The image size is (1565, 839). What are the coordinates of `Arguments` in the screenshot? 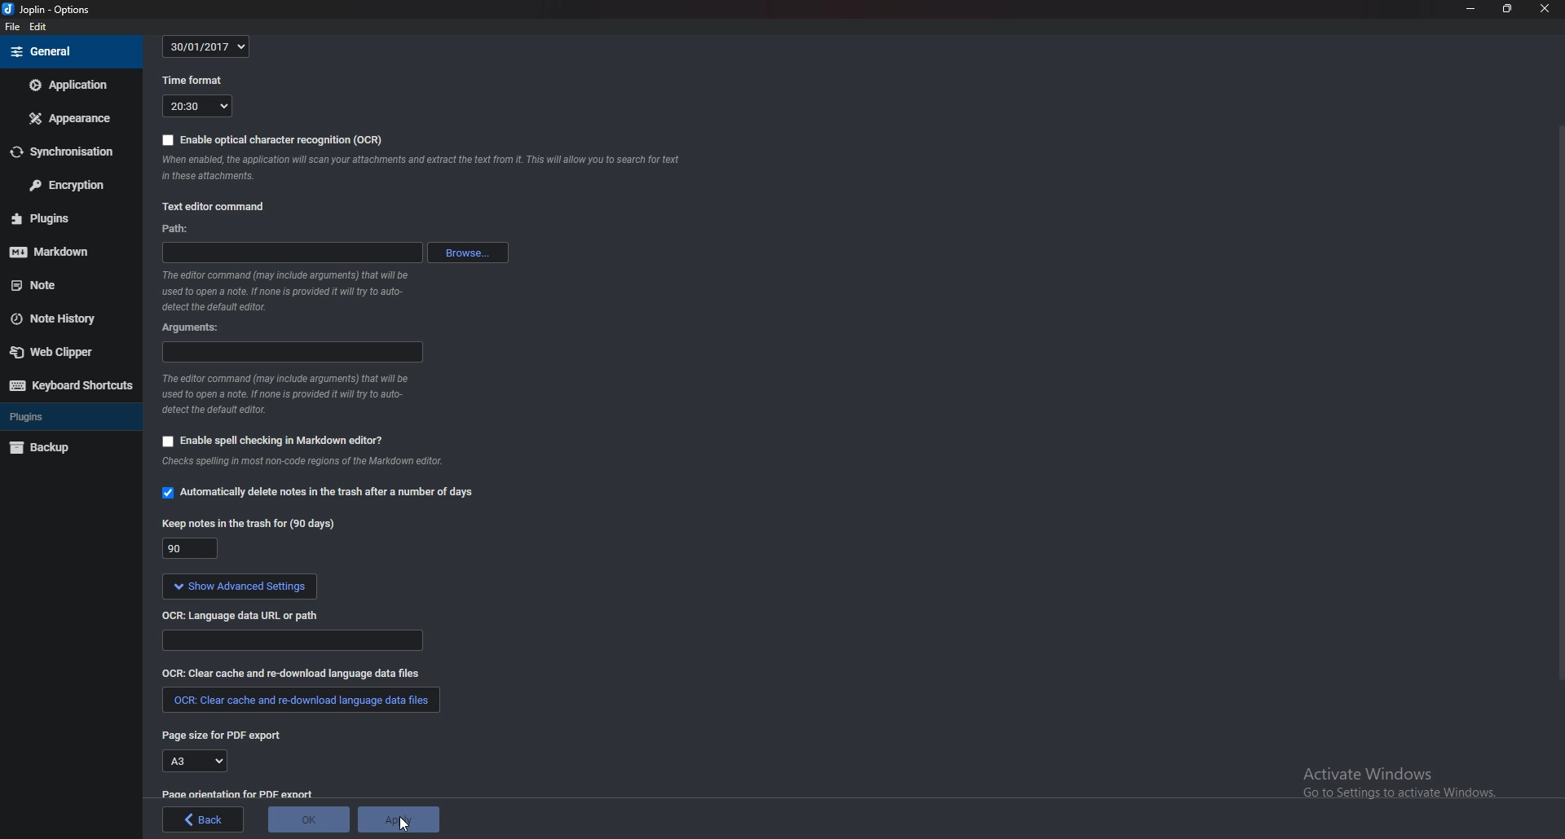 It's located at (192, 327).